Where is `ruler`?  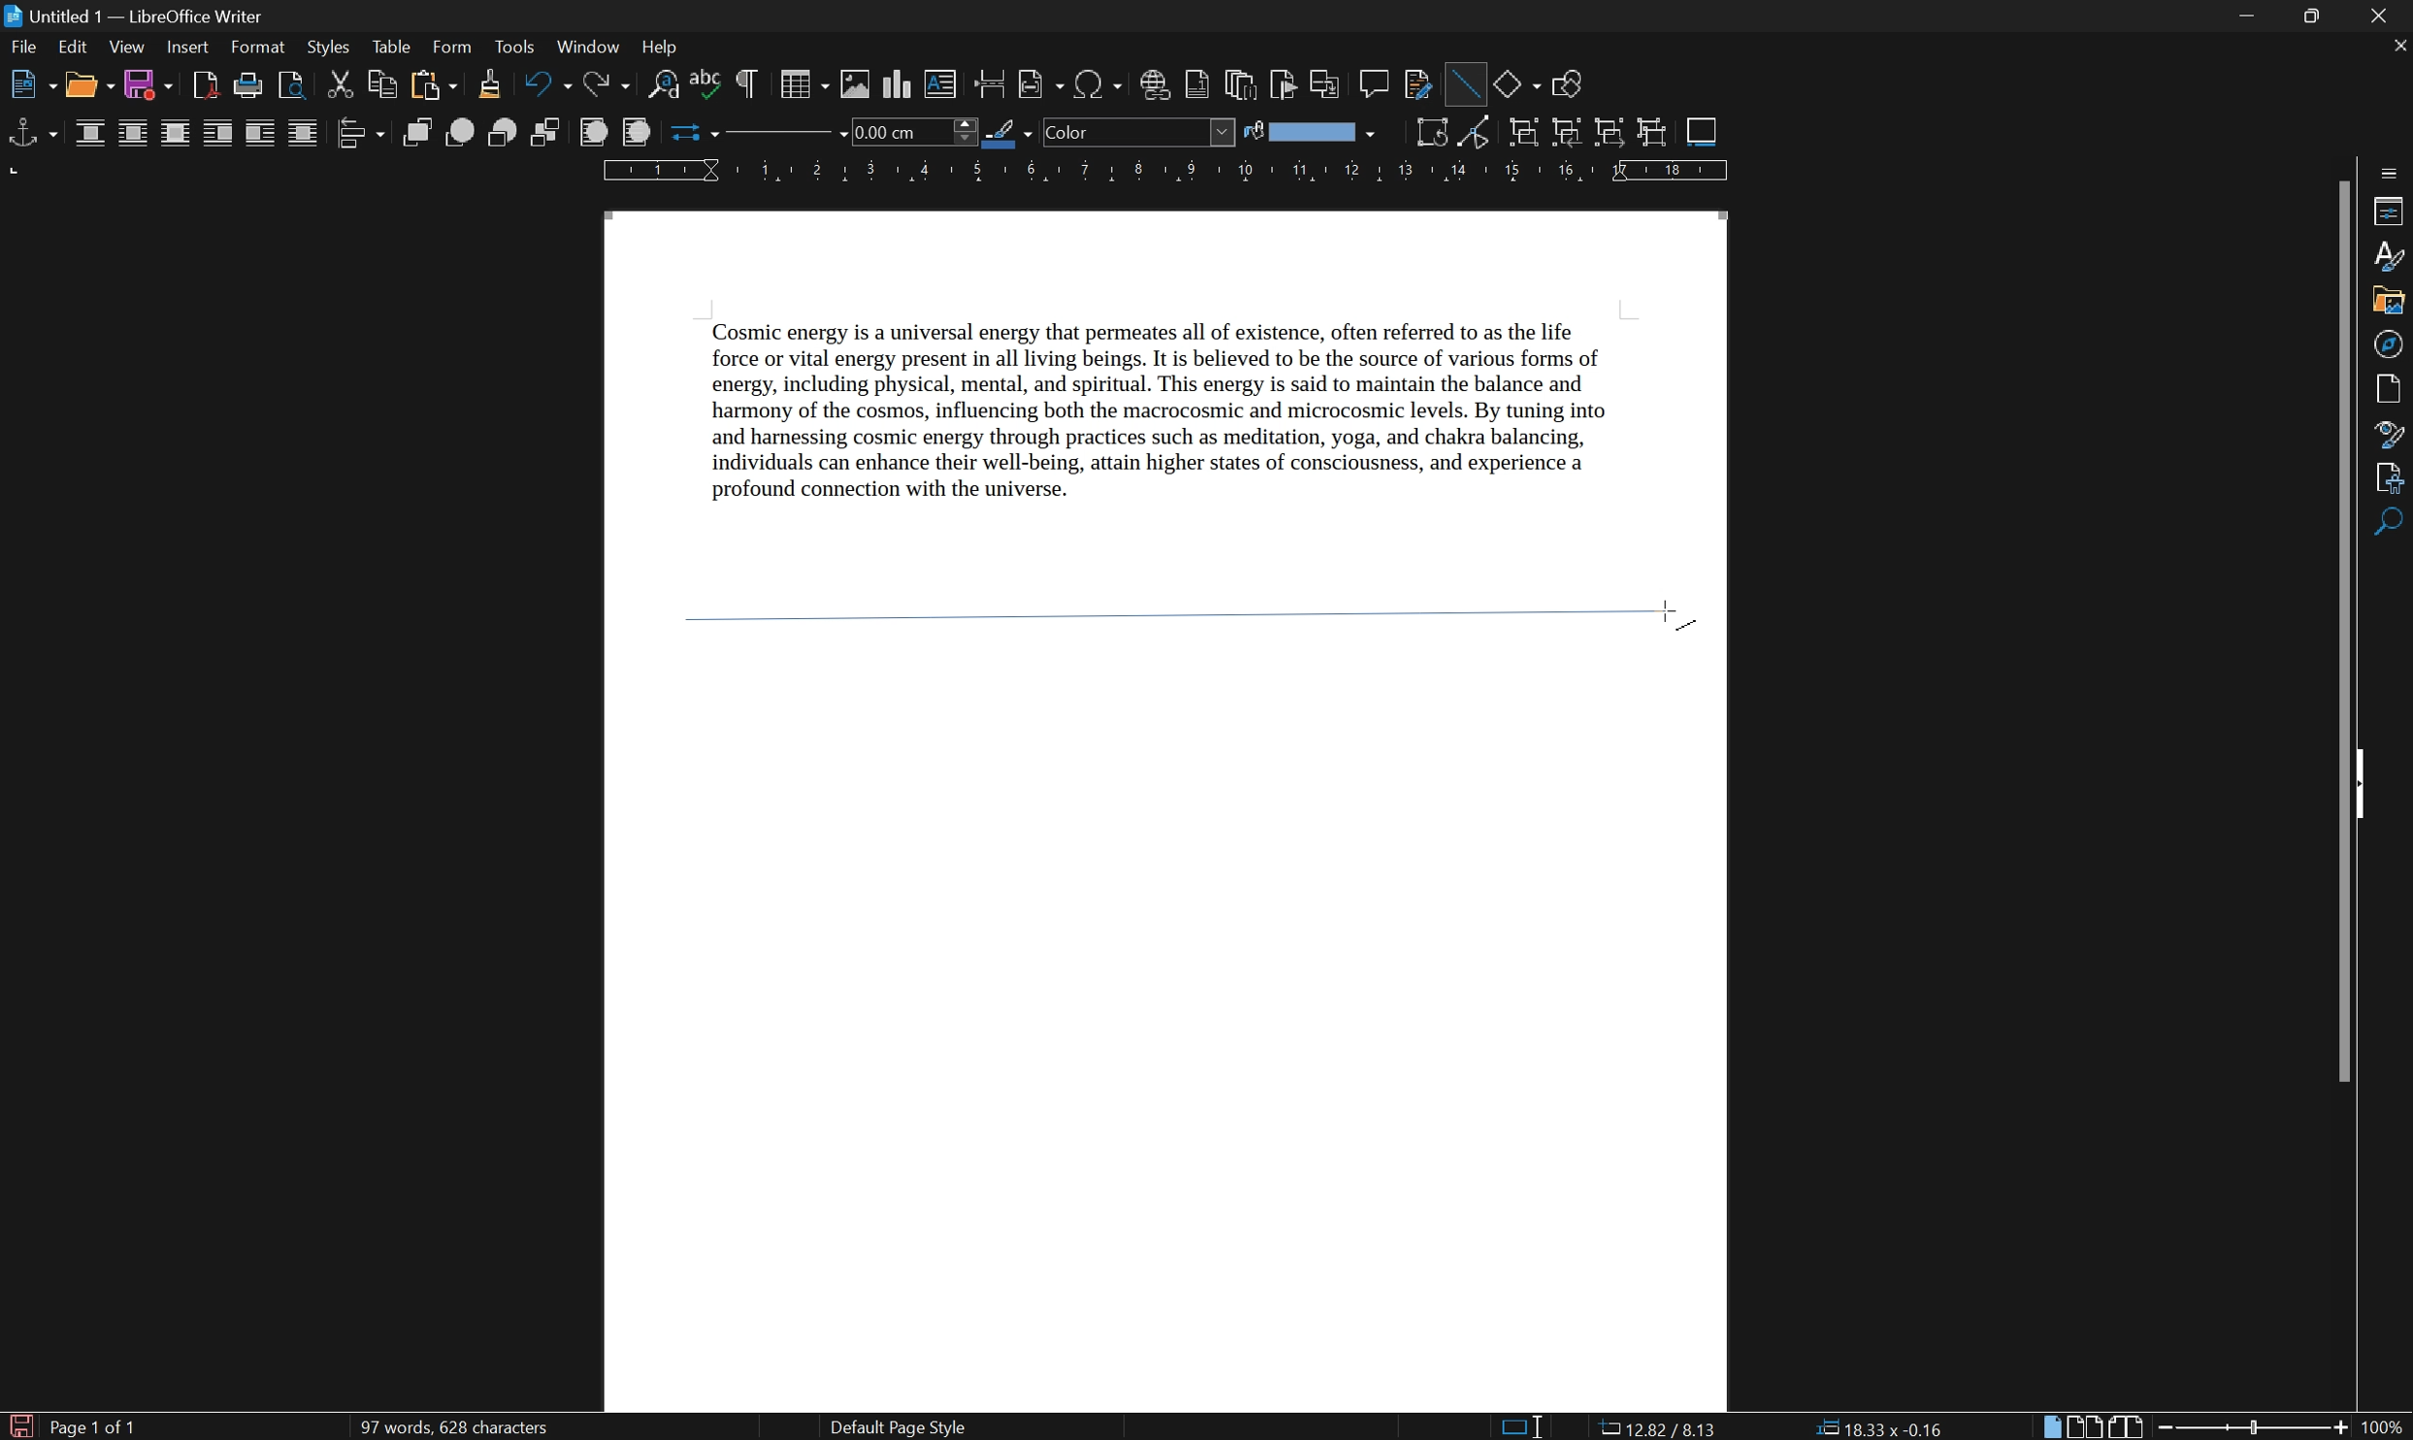
ruler is located at coordinates (1164, 172).